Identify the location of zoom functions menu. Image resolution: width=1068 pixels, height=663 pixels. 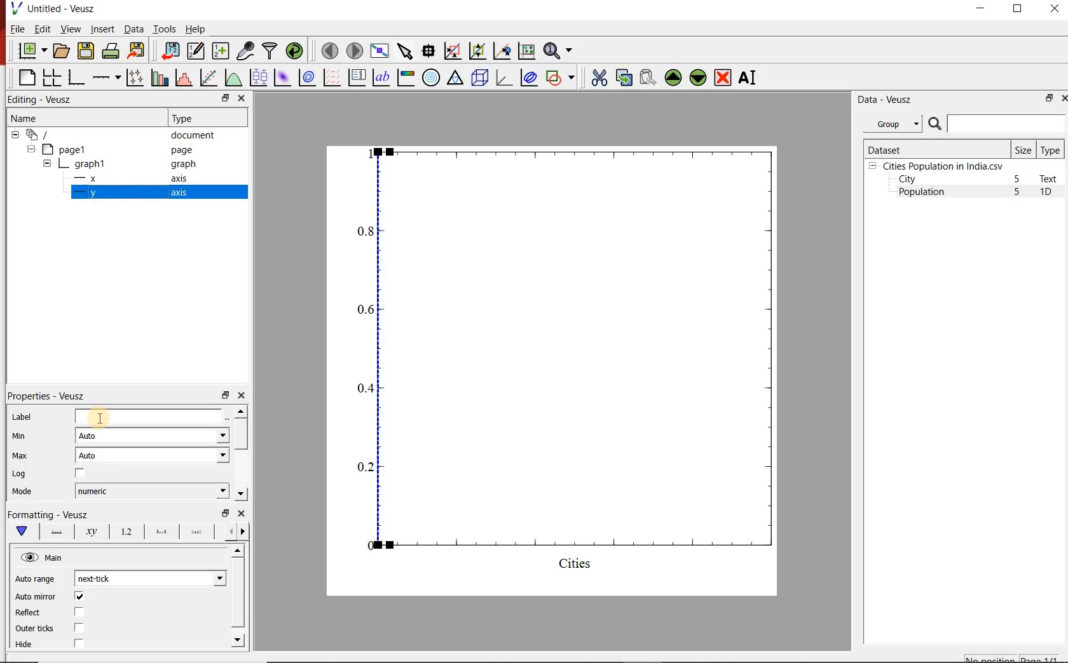
(560, 51).